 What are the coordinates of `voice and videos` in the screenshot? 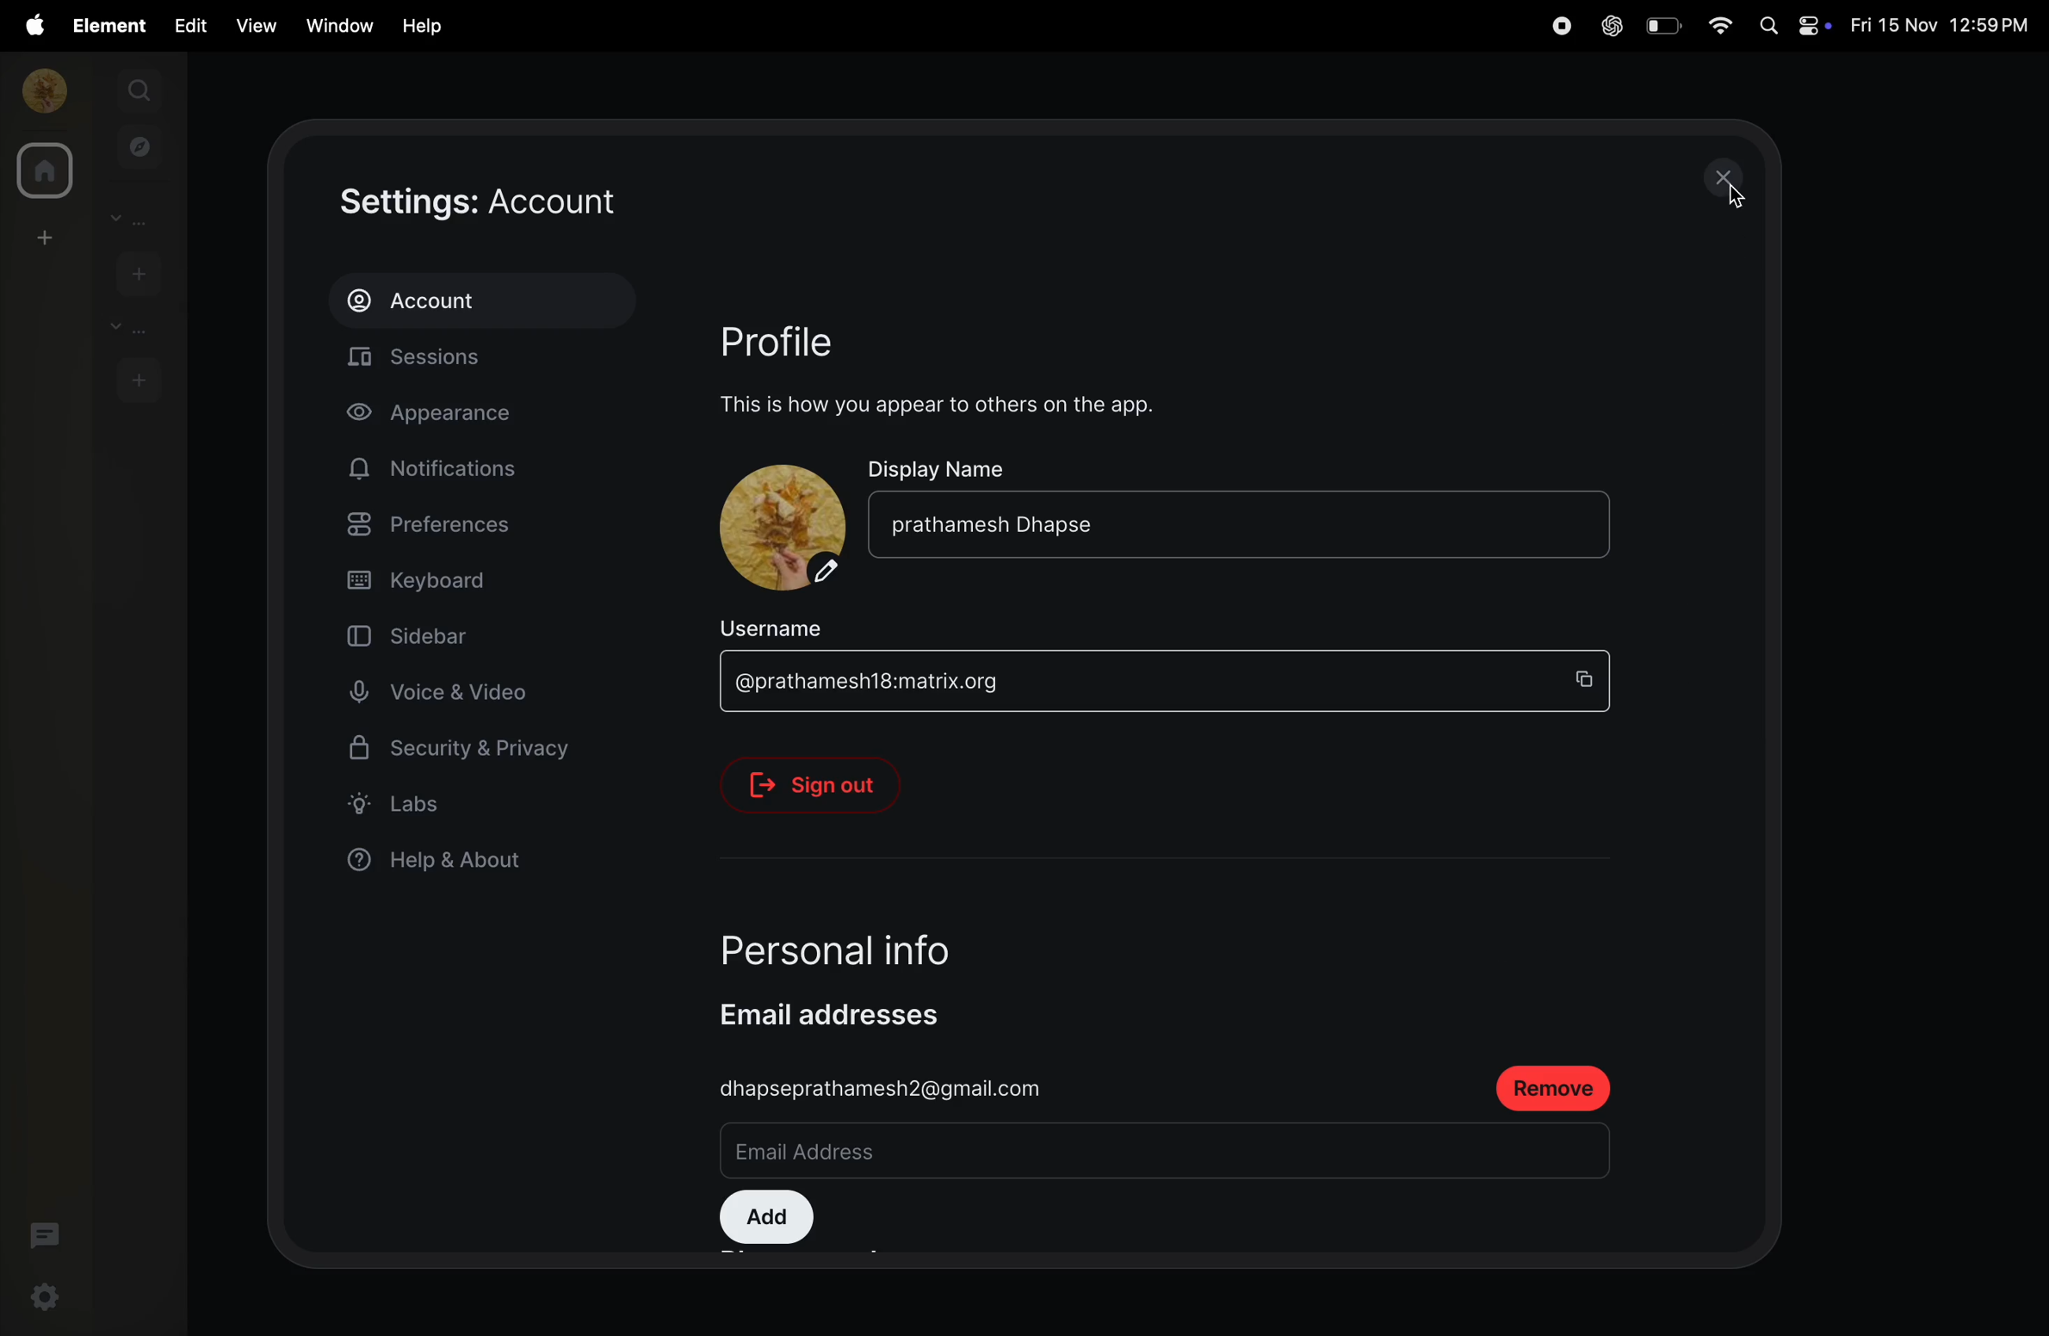 It's located at (449, 693).